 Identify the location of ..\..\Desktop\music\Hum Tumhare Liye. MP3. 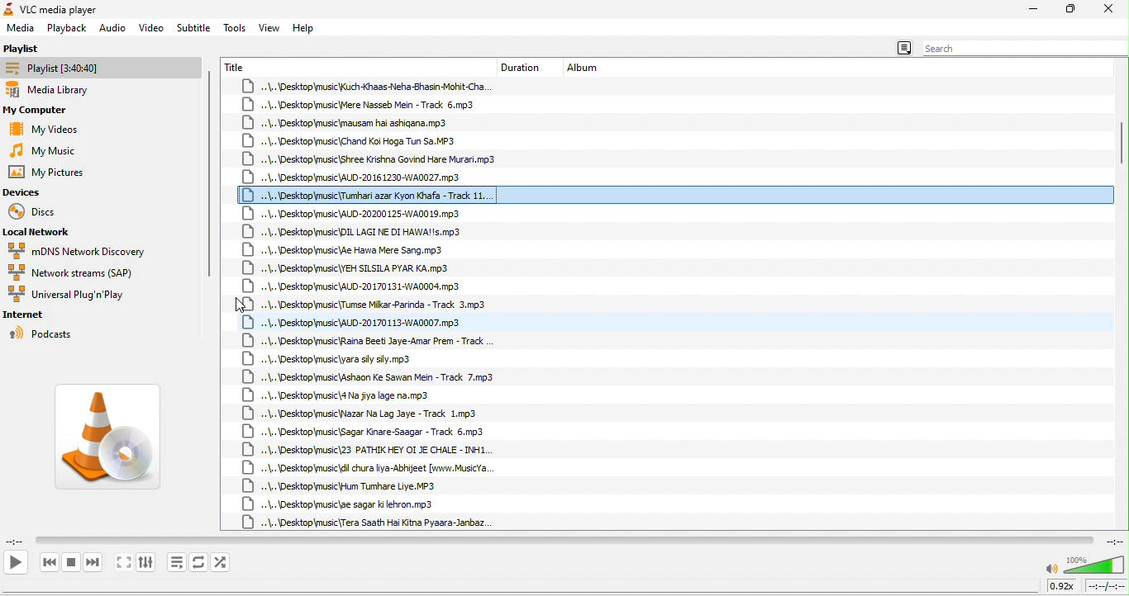
(342, 485).